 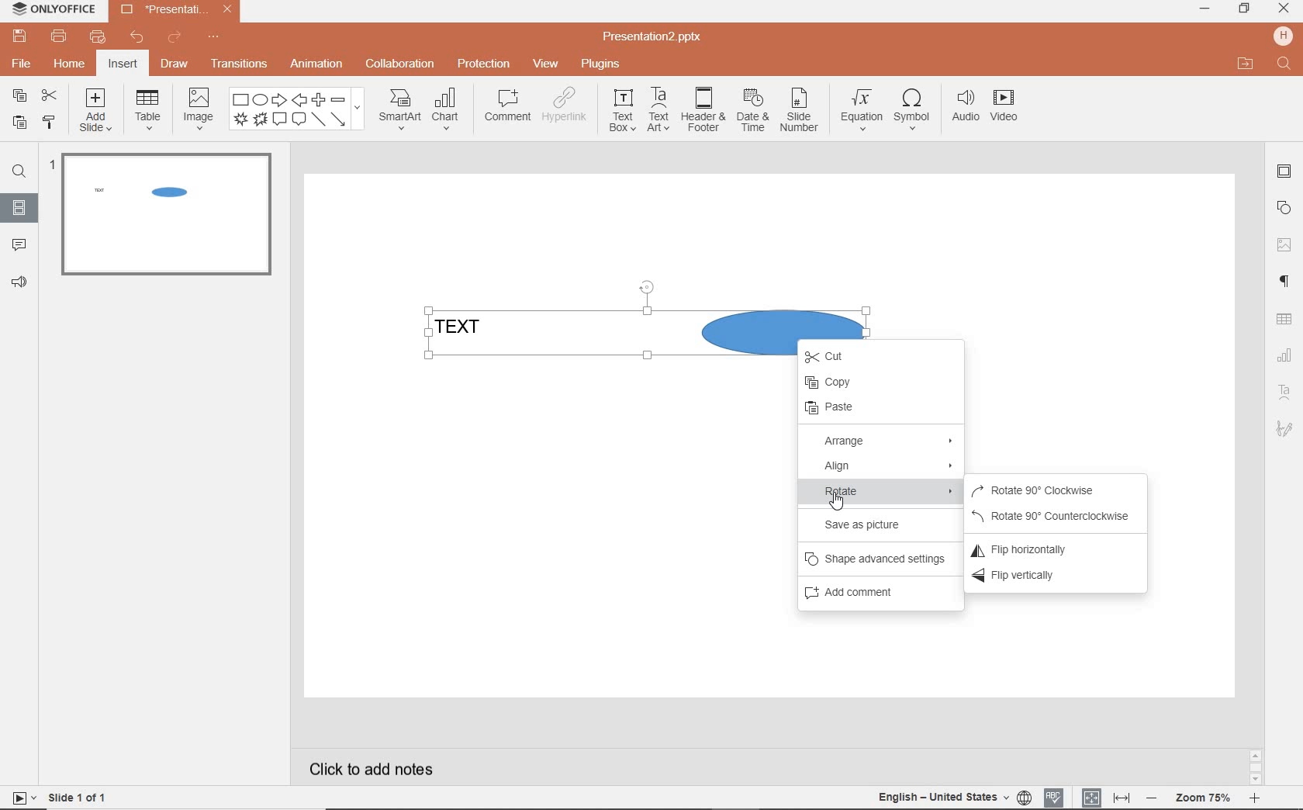 I want to click on OPEN FILE LOCATION, so click(x=1243, y=61).